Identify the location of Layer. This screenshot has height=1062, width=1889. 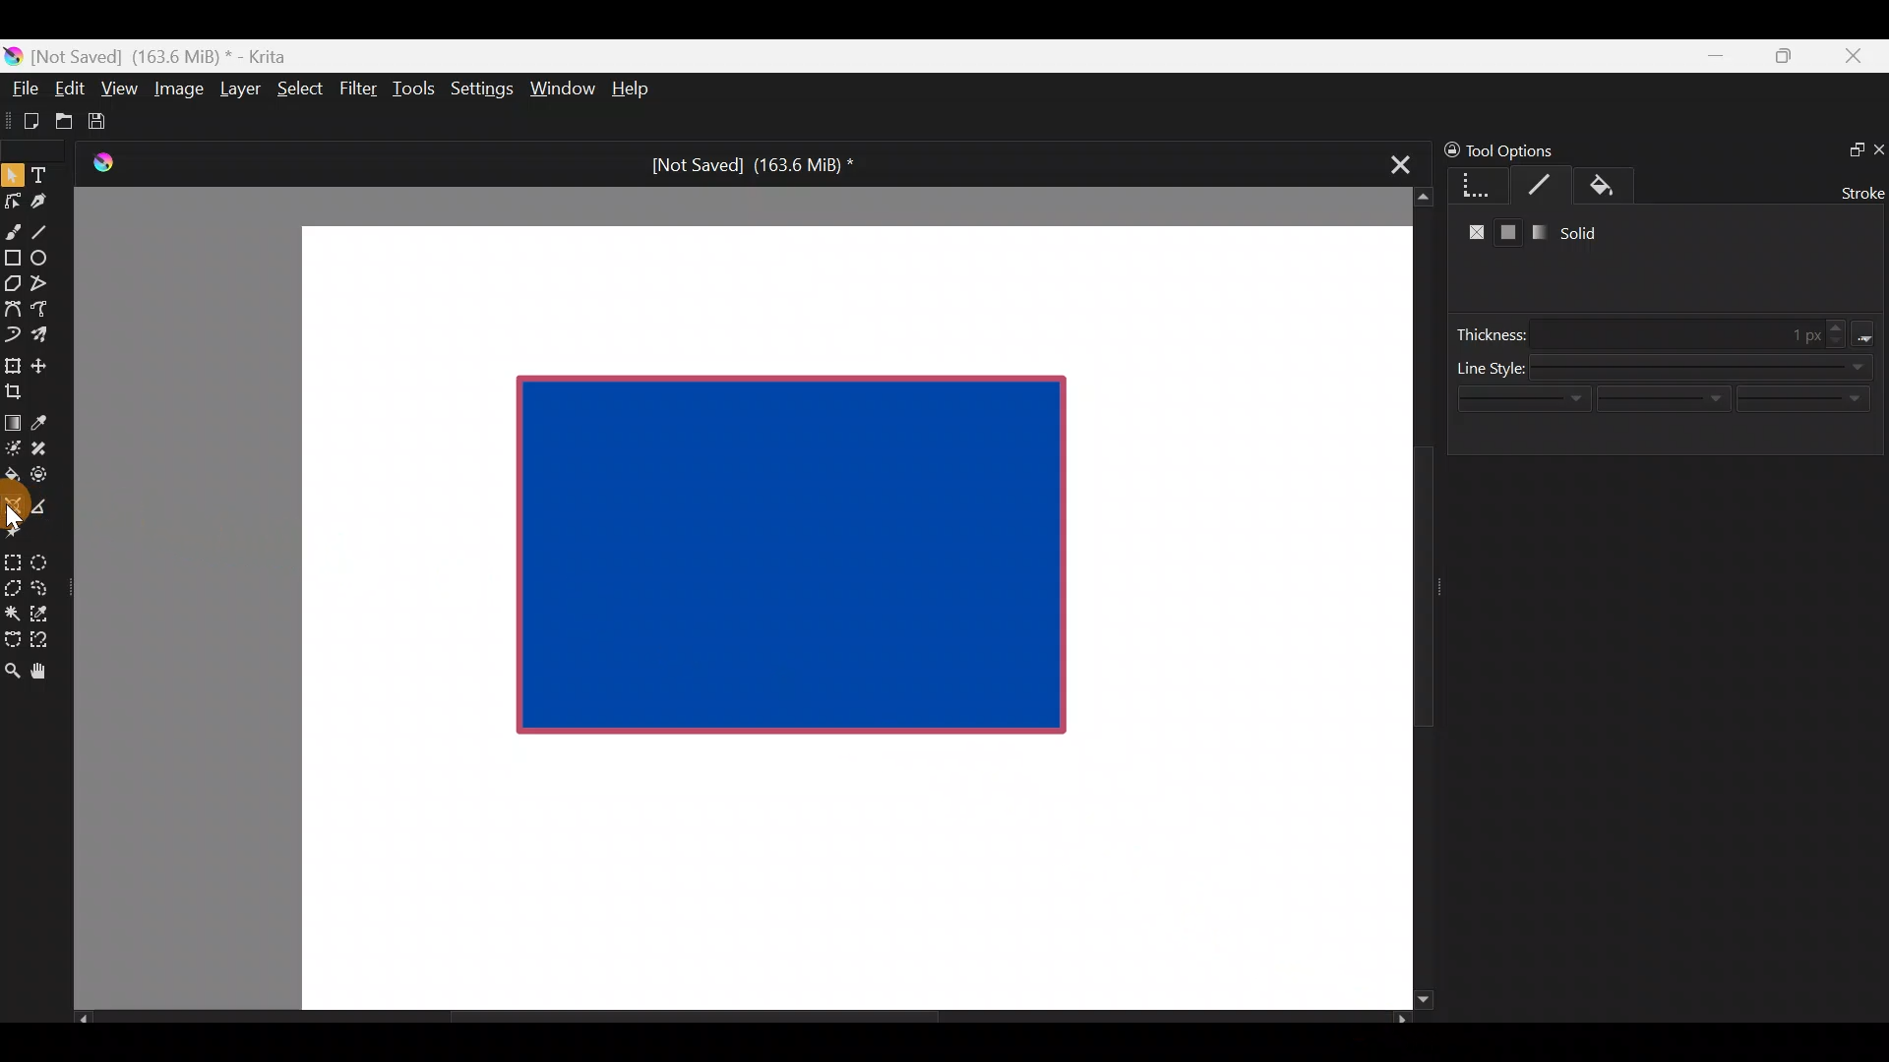
(238, 93).